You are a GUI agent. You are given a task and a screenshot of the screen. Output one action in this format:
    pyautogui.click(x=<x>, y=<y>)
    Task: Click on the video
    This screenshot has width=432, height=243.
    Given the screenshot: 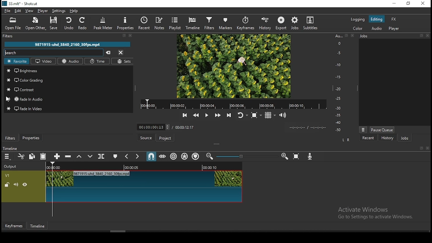 What is the action you would take?
    pyautogui.click(x=44, y=61)
    